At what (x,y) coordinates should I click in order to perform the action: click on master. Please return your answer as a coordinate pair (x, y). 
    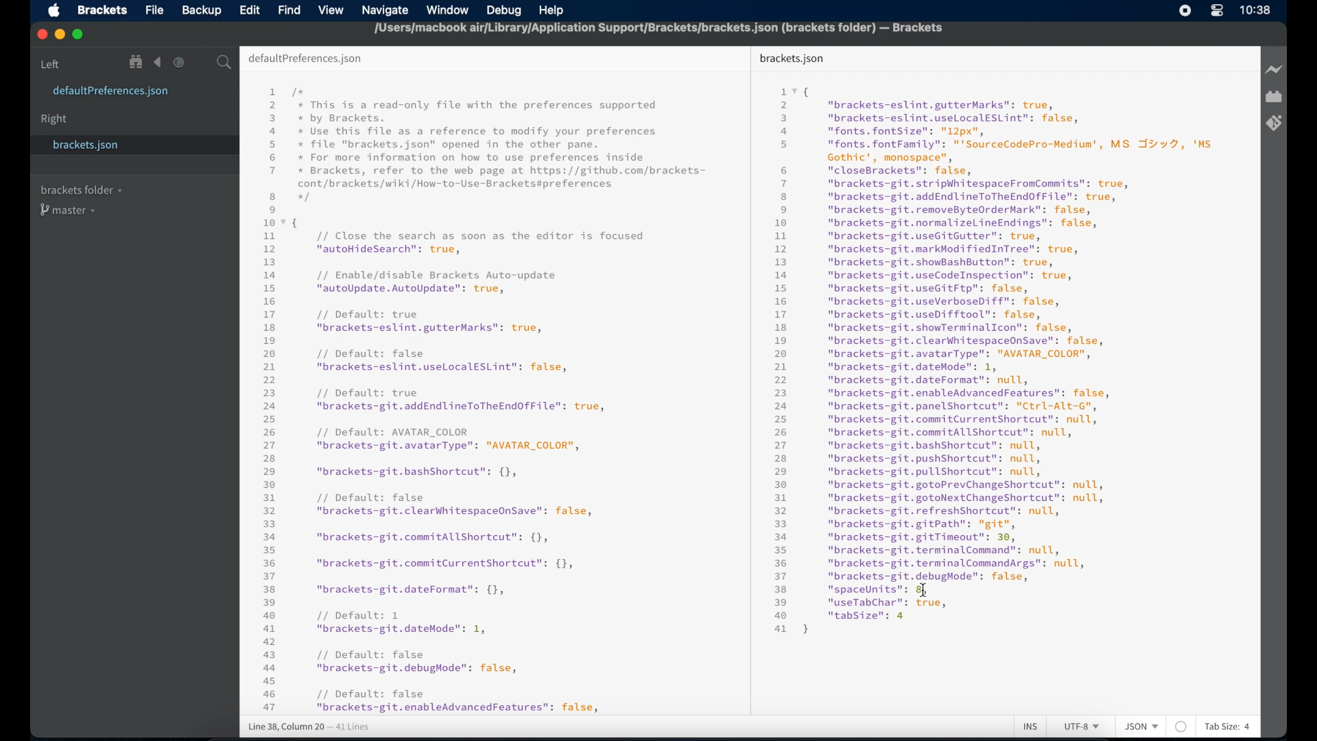
    Looking at the image, I should click on (69, 210).